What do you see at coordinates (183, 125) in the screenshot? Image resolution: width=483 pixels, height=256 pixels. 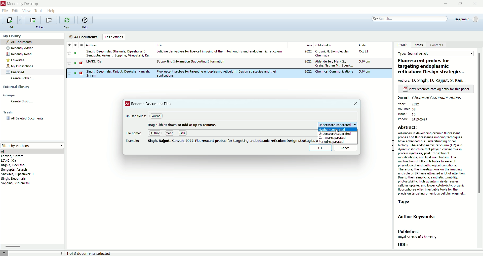 I see `text` at bounding box center [183, 125].